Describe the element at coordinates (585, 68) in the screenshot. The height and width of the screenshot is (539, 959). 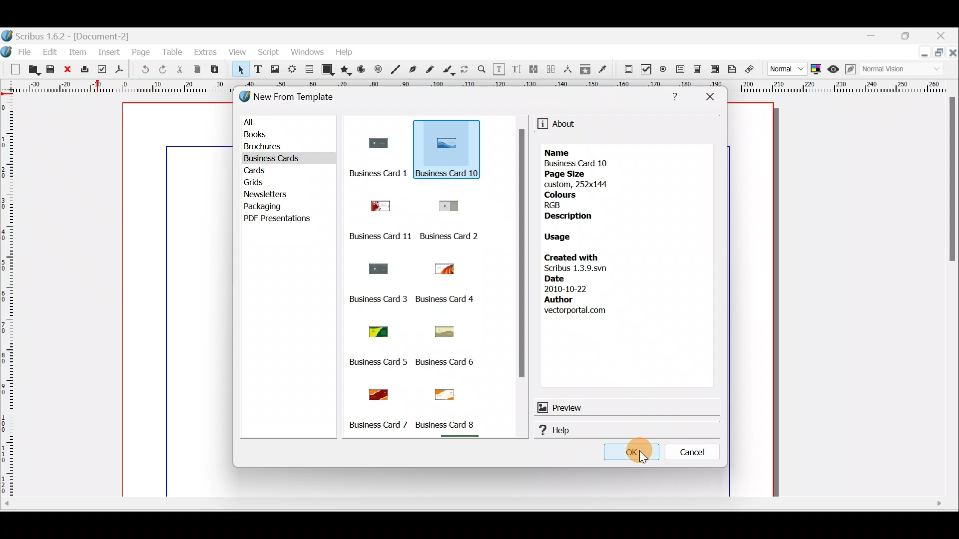
I see `Copy item properties` at that location.